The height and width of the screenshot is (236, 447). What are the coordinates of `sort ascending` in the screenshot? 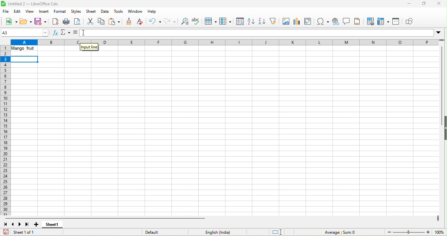 It's located at (252, 21).